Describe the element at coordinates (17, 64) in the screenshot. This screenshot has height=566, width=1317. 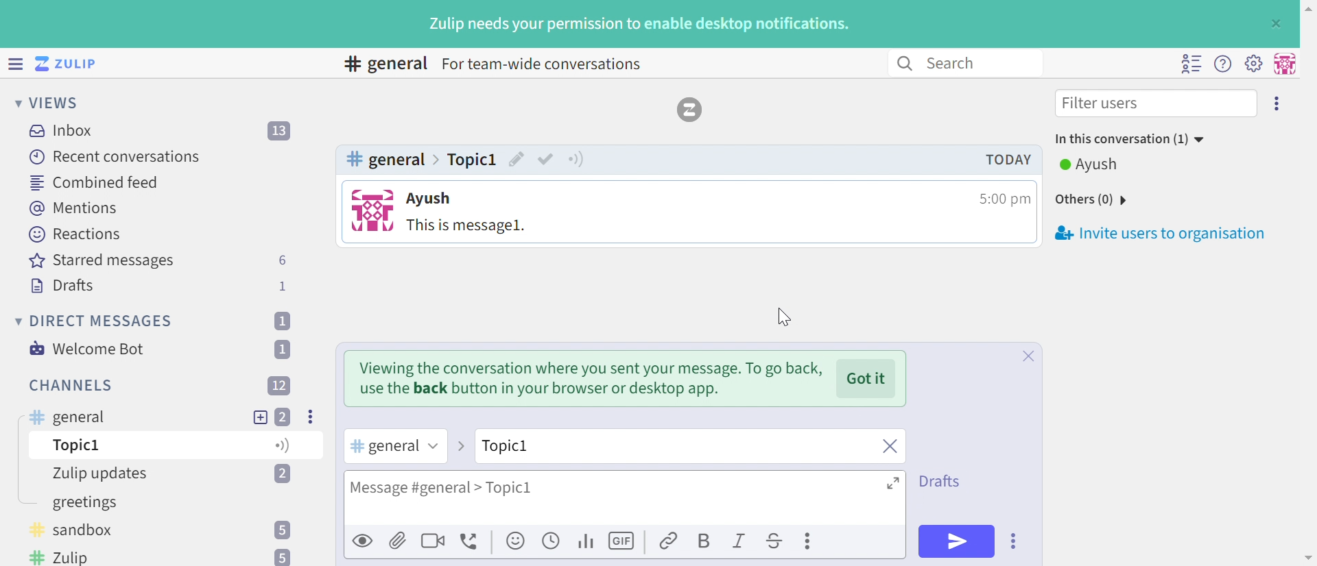
I see `Hide left sidebar` at that location.